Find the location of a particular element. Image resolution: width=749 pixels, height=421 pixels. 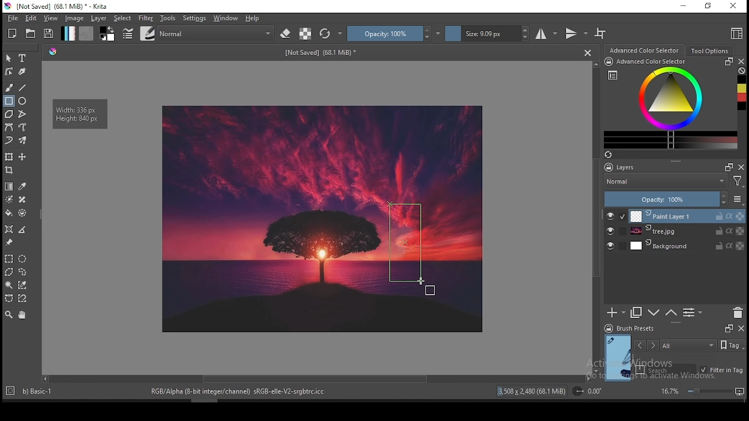

wrap around mode is located at coordinates (601, 33).